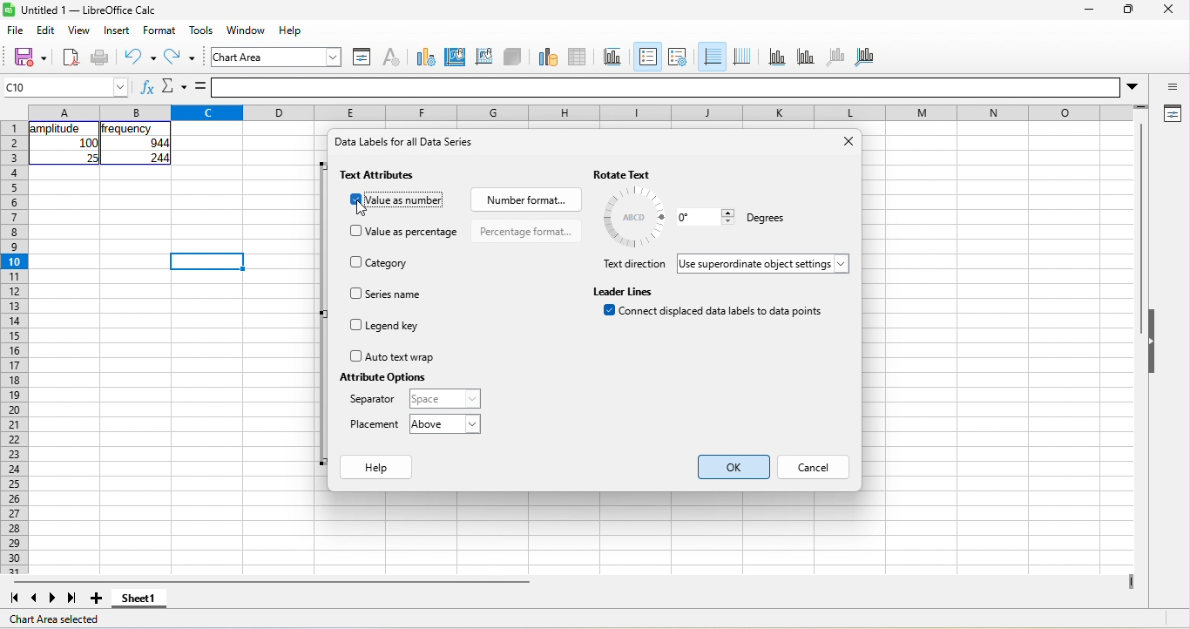 This screenshot has width=1190, height=629. Describe the element at coordinates (24, 57) in the screenshot. I see `save` at that location.